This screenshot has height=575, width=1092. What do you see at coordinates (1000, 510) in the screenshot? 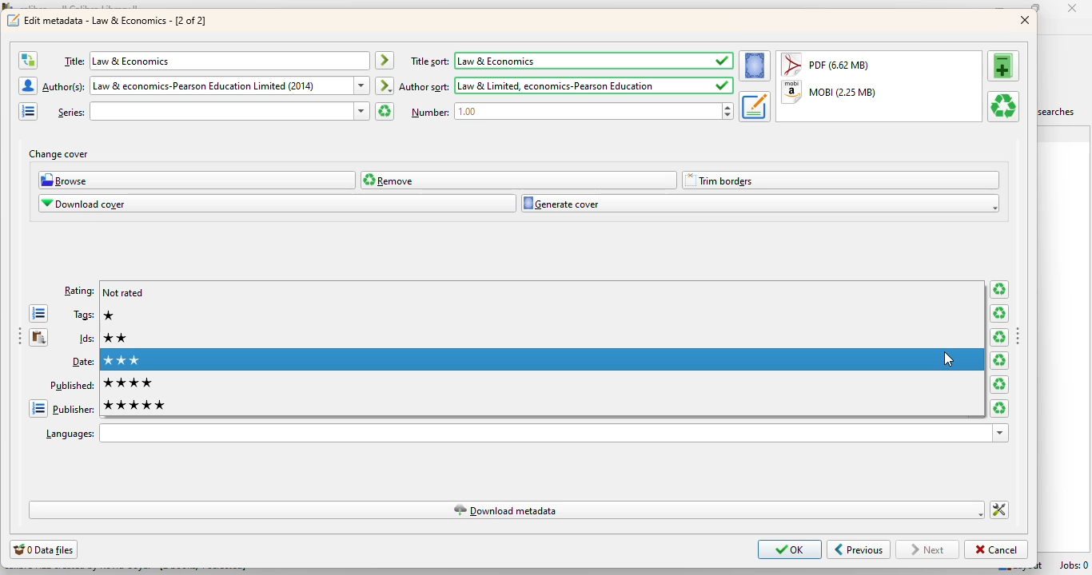
I see `change how calibre downloads metadata` at bounding box center [1000, 510].